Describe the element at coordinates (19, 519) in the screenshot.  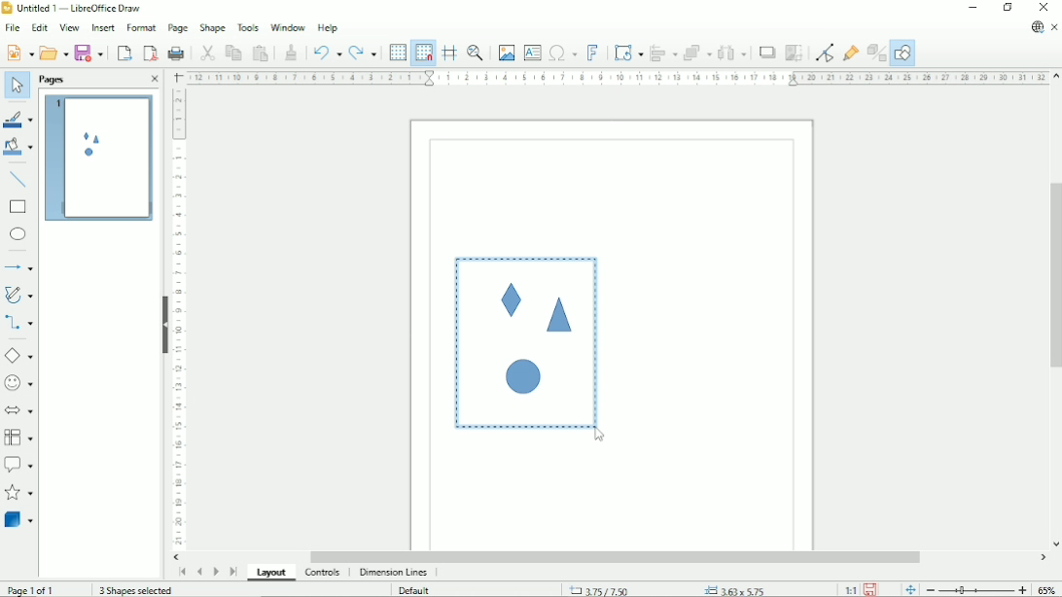
I see `3D Objects` at that location.